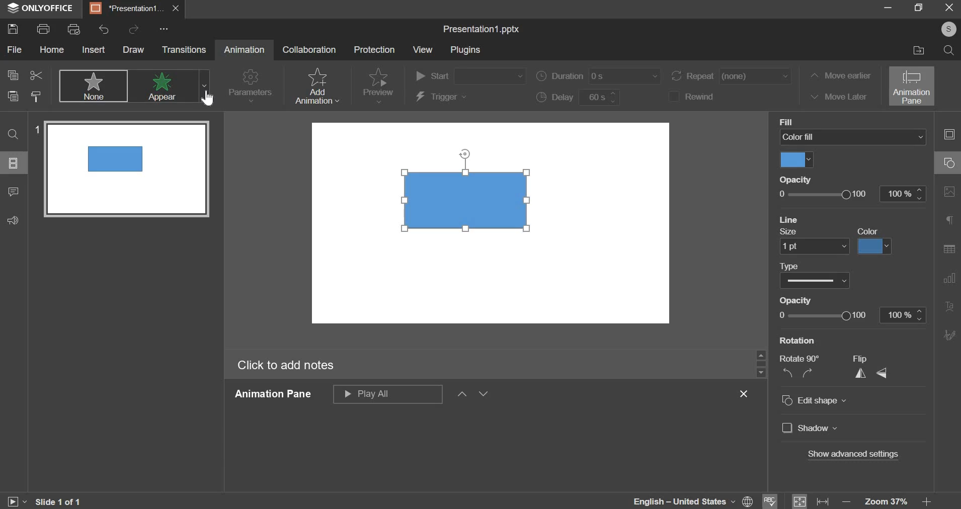 The width and height of the screenshot is (961, 509). What do you see at coordinates (61, 500) in the screenshot?
I see `Slide 1 0f 1` at bounding box center [61, 500].